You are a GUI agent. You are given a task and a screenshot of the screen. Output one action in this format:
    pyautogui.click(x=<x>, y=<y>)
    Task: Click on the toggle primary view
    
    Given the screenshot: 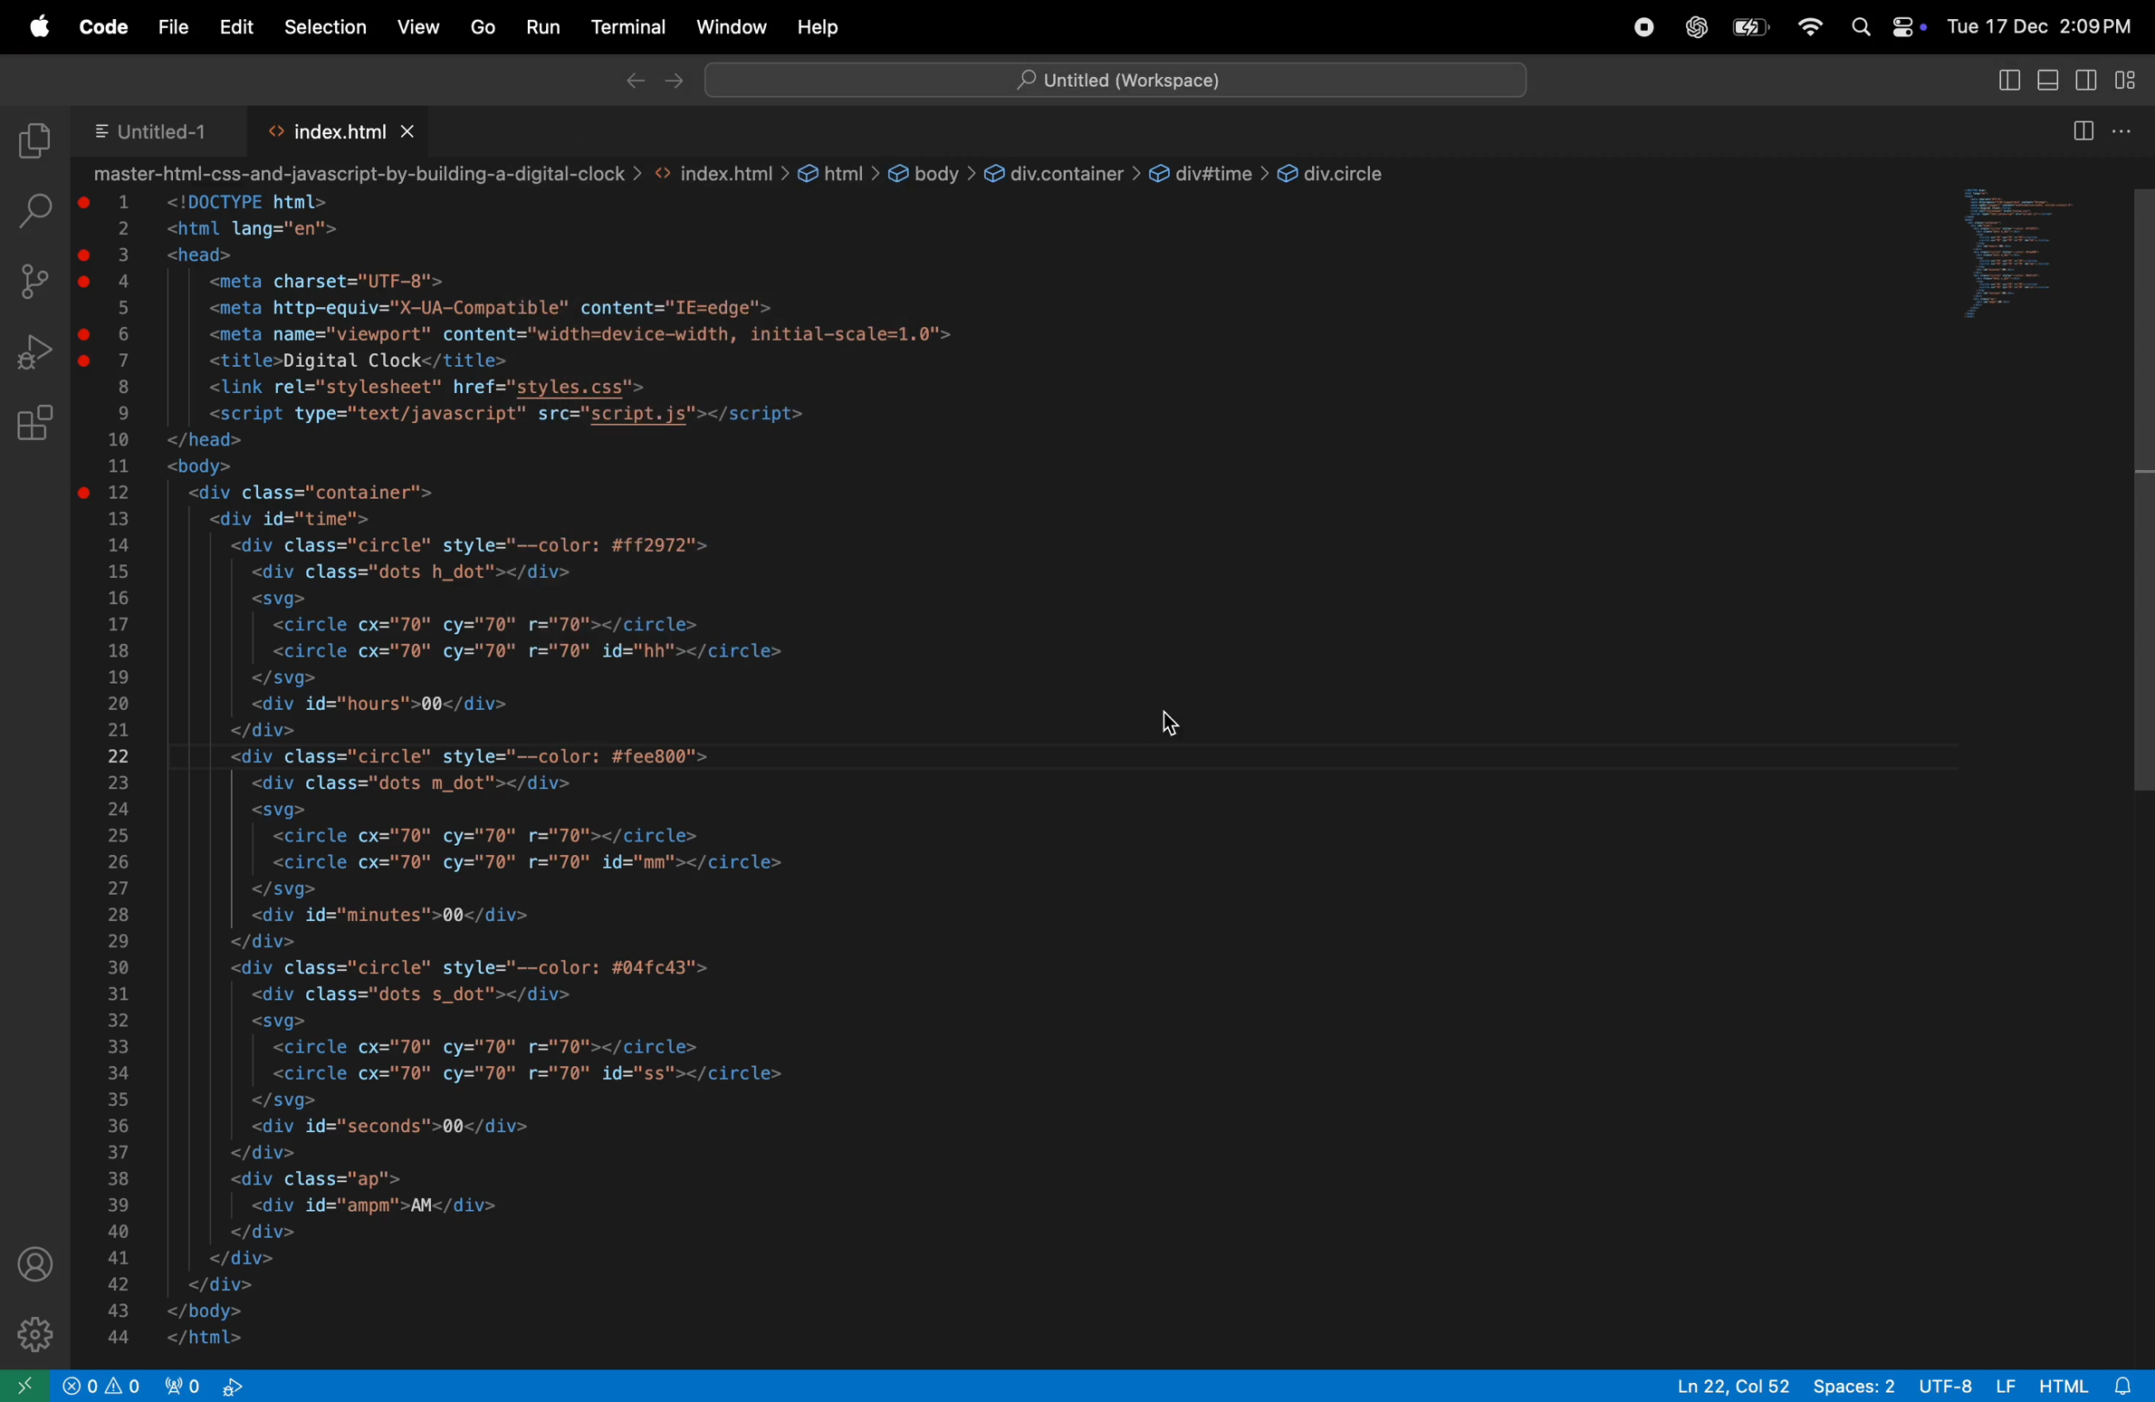 What is the action you would take?
    pyautogui.click(x=2131, y=76)
    